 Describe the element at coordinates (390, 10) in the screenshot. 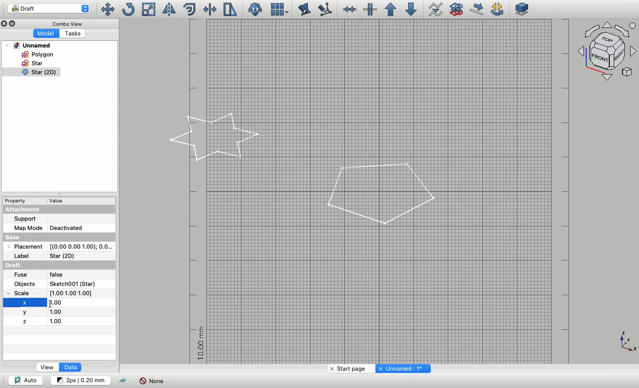

I see `Upgrade` at that location.